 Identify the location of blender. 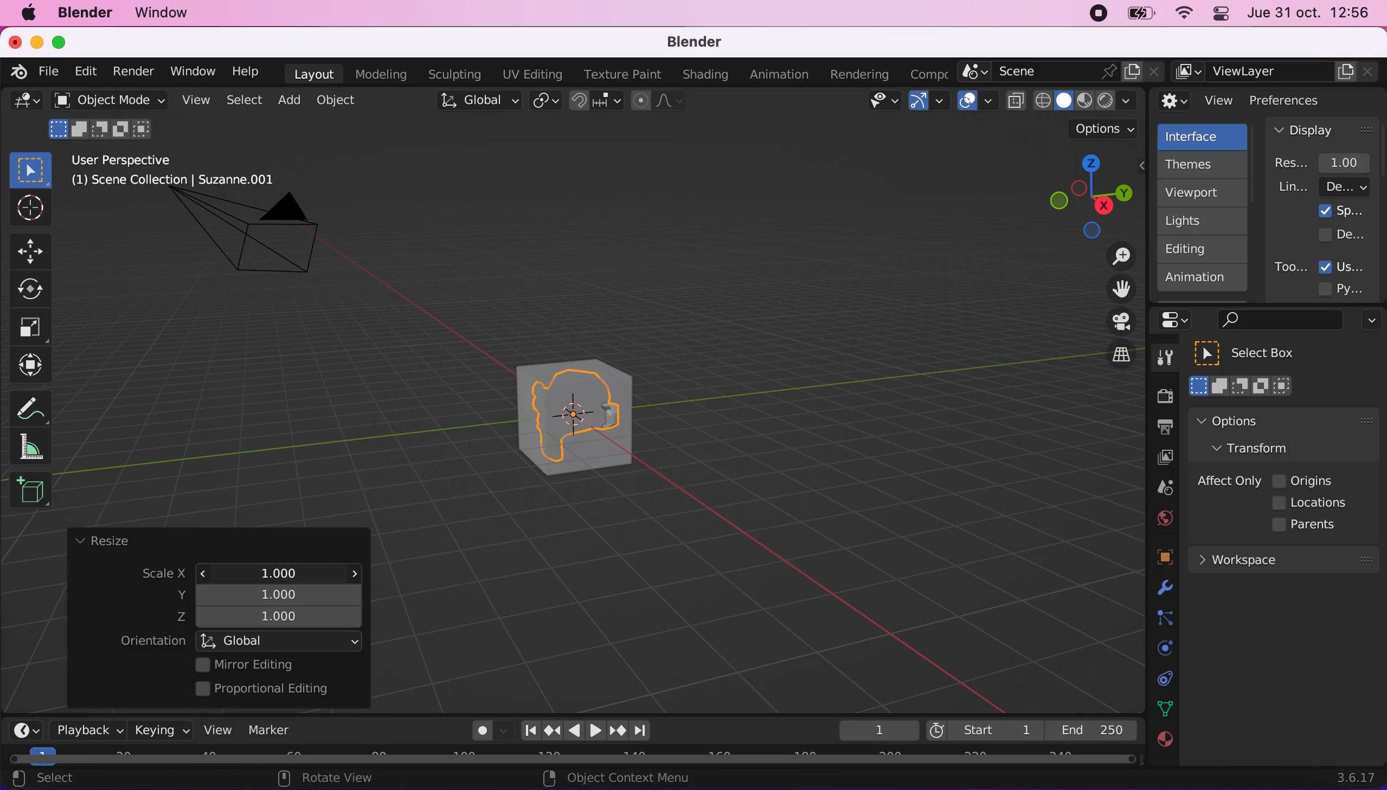
(84, 13).